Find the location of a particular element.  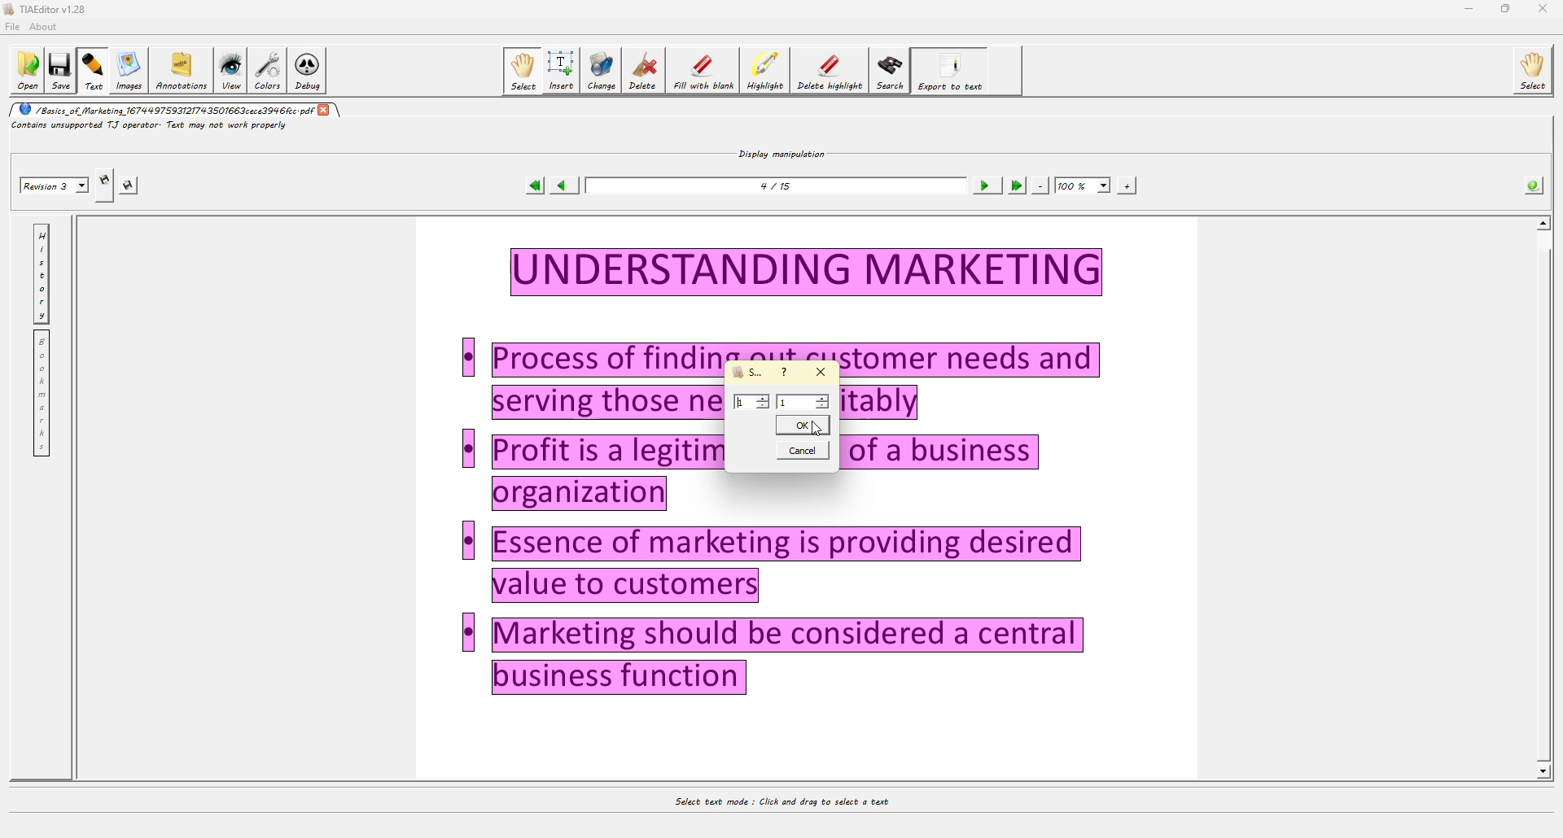

change is located at coordinates (599, 70).